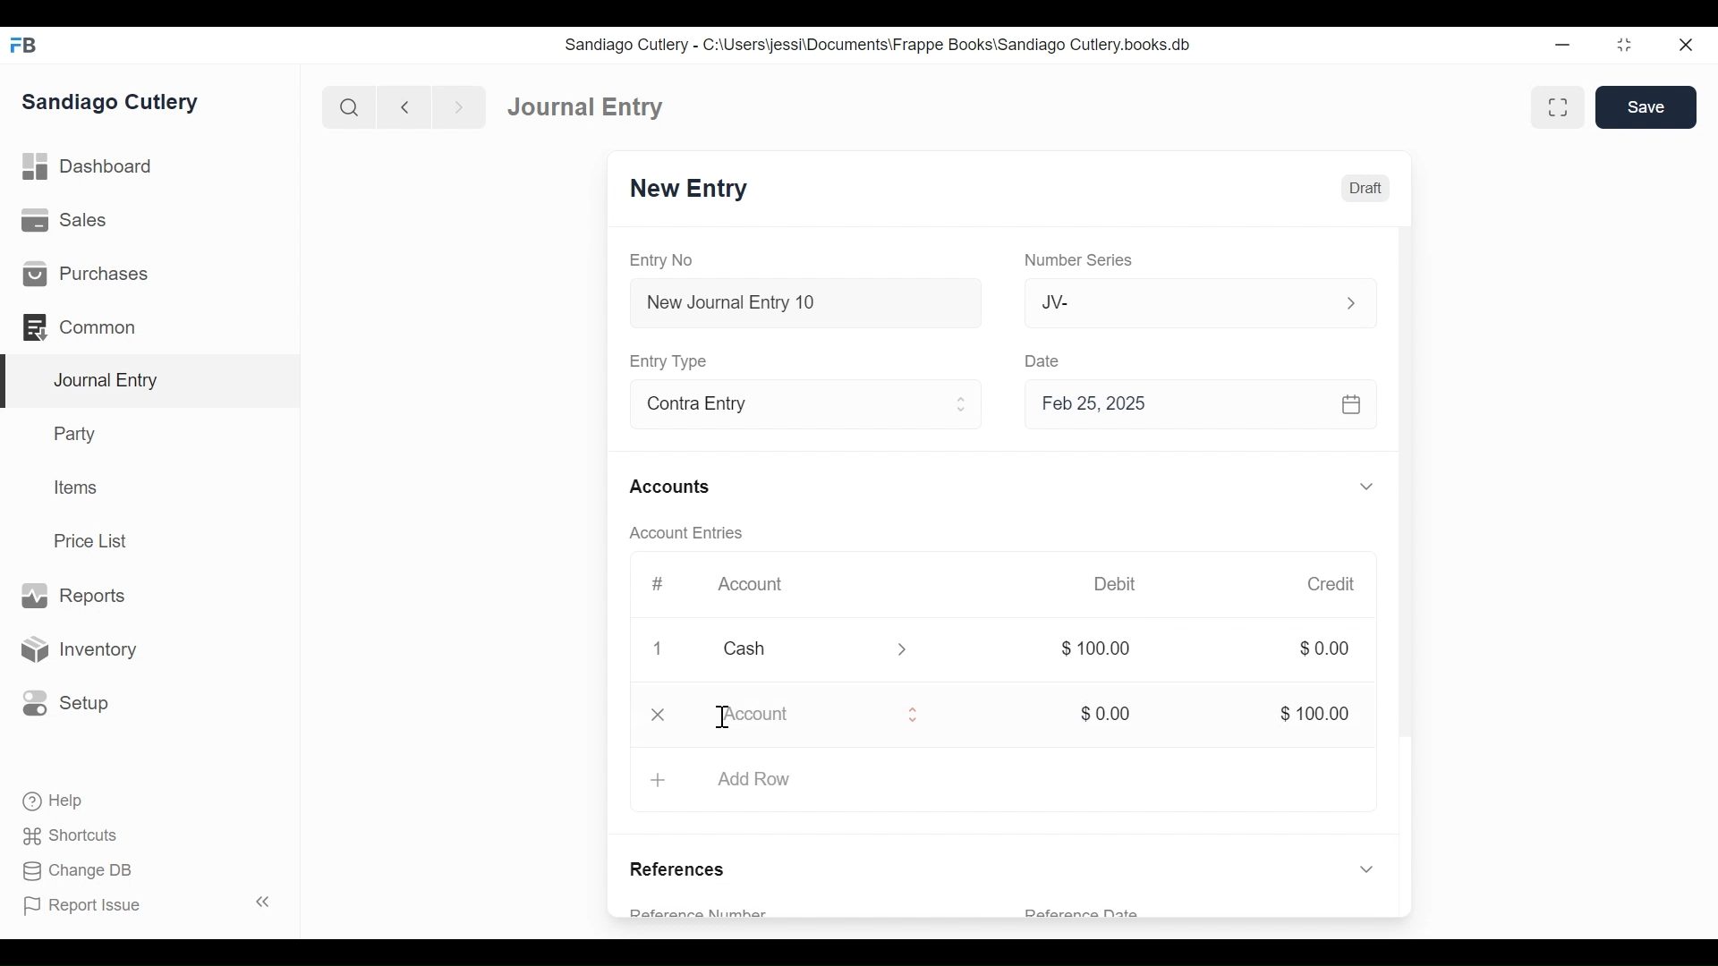  What do you see at coordinates (147, 905) in the screenshot?
I see `Report Issue` at bounding box center [147, 905].